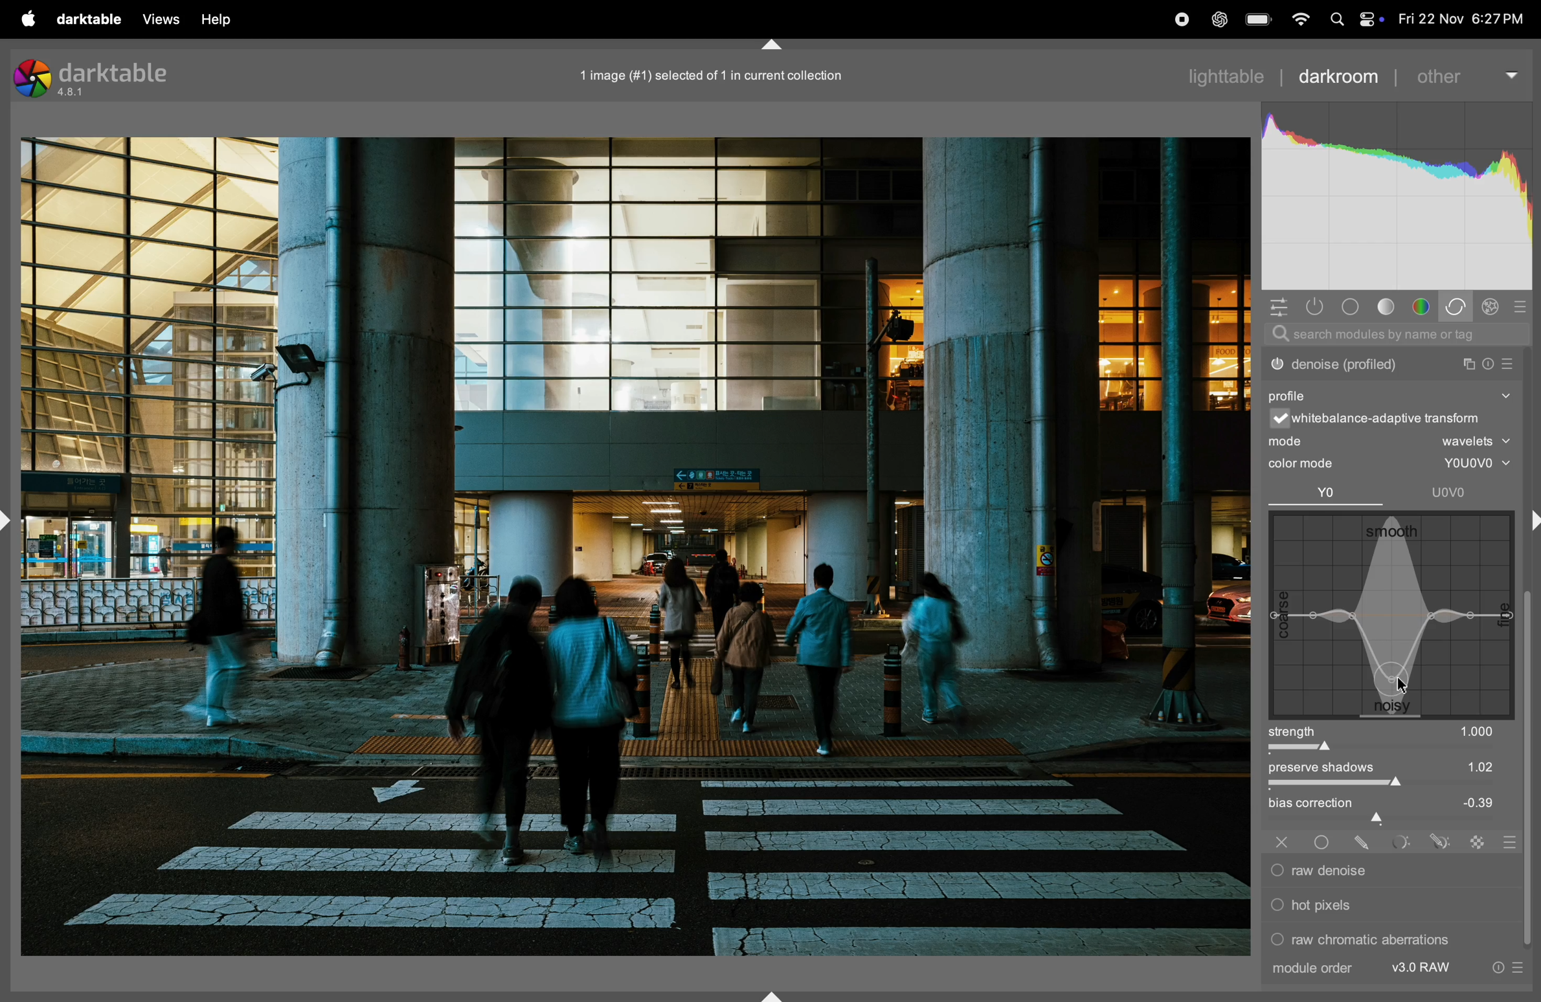 This screenshot has width=1541, height=1002. Describe the element at coordinates (1370, 905) in the screenshot. I see `hot pixels` at that location.